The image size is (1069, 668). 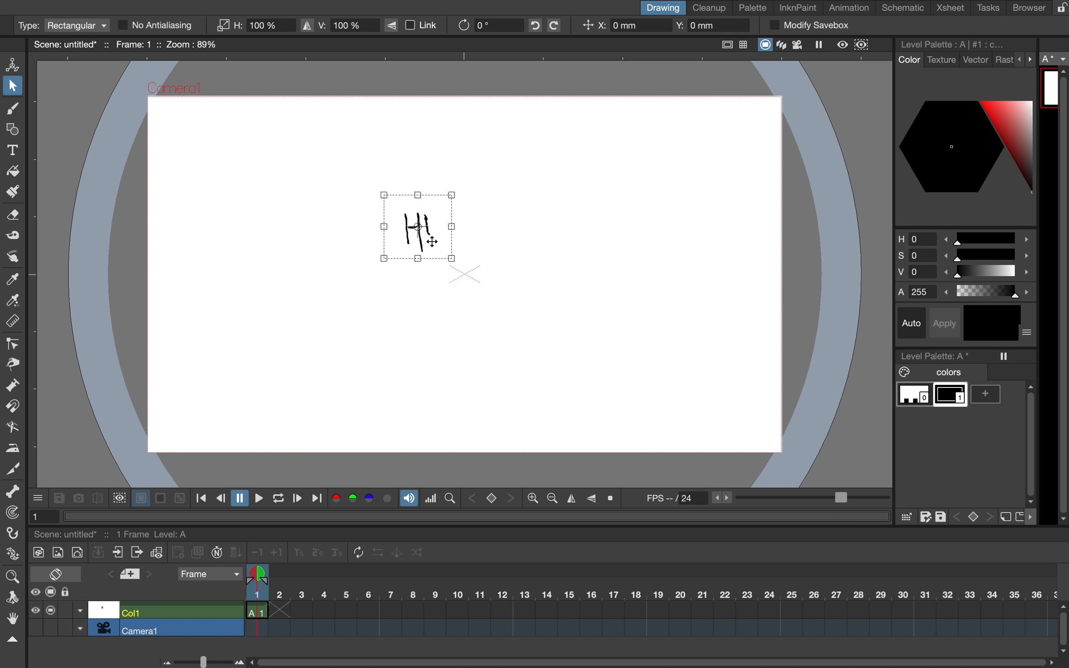 What do you see at coordinates (1055, 59) in the screenshot?
I see `a` at bounding box center [1055, 59].